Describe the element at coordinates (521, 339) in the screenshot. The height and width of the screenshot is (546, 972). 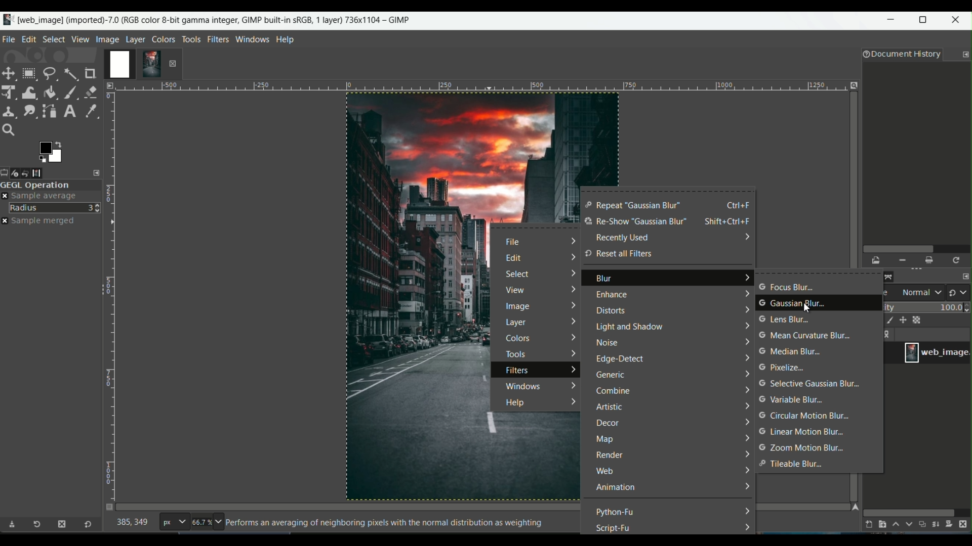
I see `colors` at that location.